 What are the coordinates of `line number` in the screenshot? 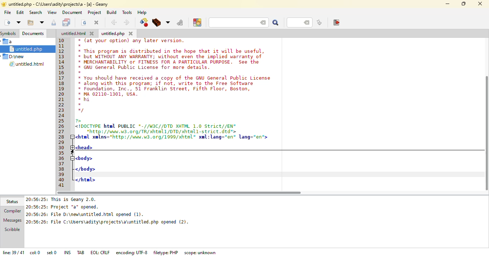 It's located at (294, 23).